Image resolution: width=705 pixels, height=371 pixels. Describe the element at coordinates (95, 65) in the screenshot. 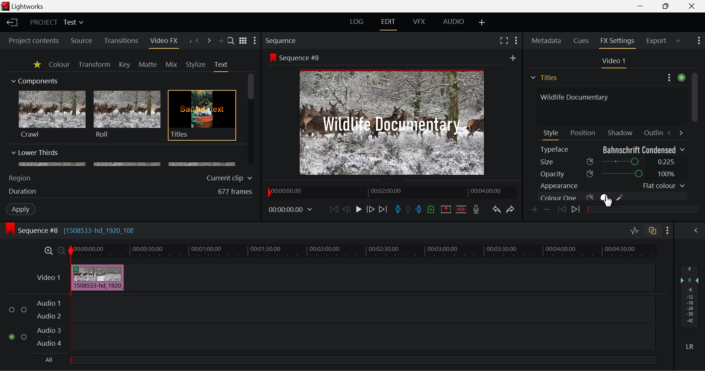

I see `Transform` at that location.